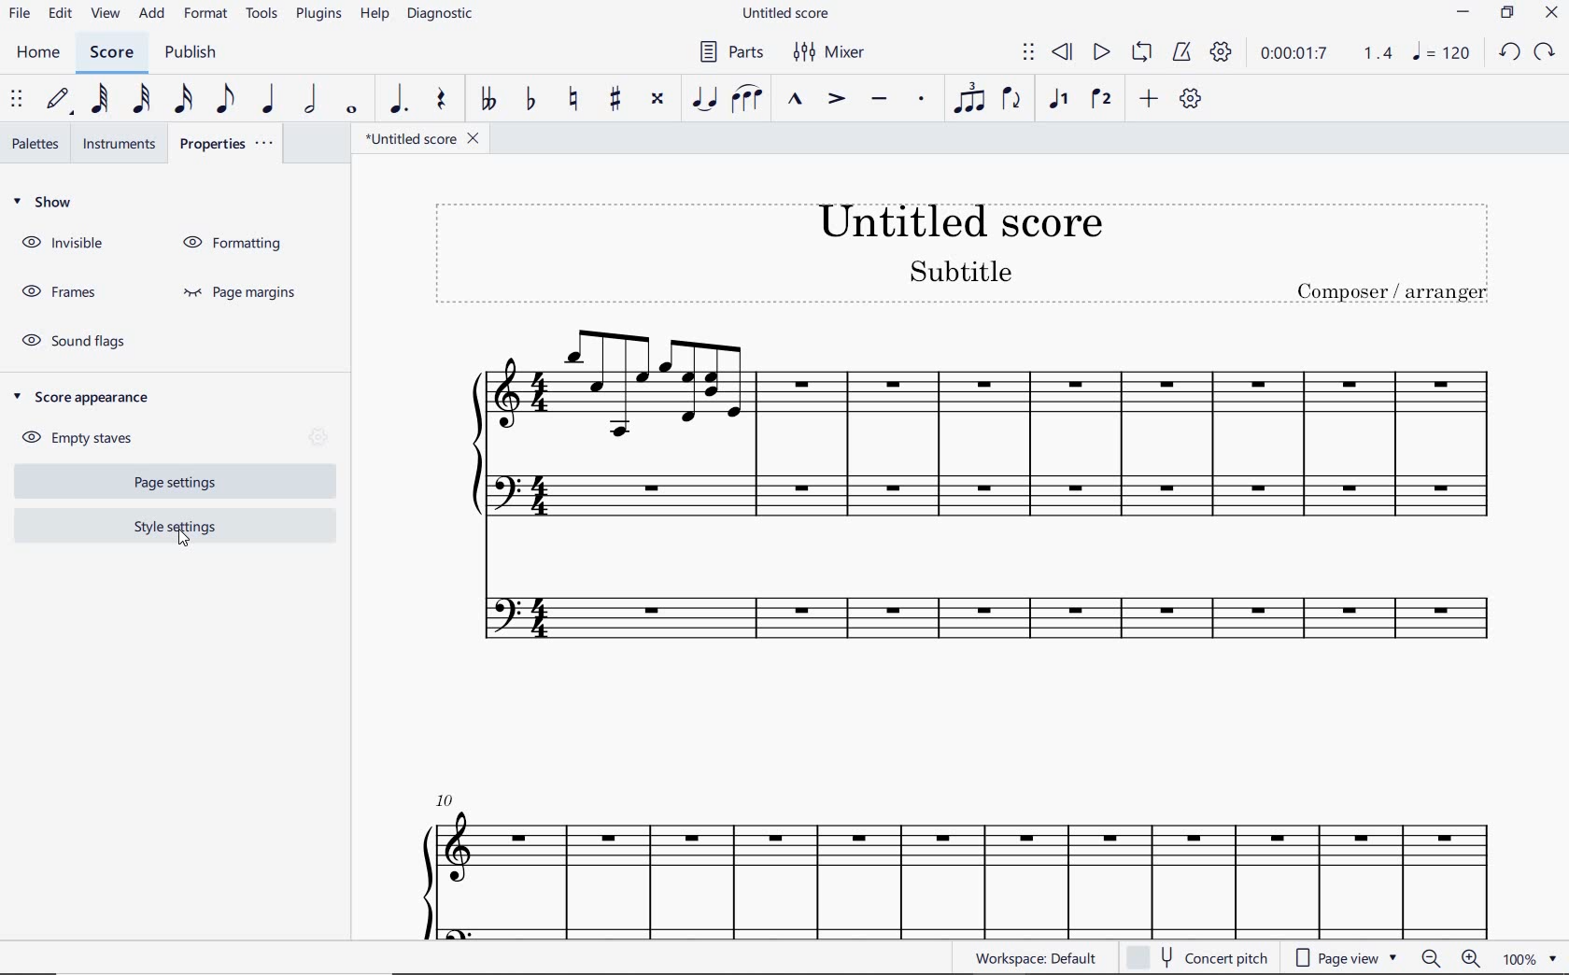 This screenshot has height=975, width=1569. Describe the element at coordinates (1323, 53) in the screenshot. I see `PLAY TIME` at that location.